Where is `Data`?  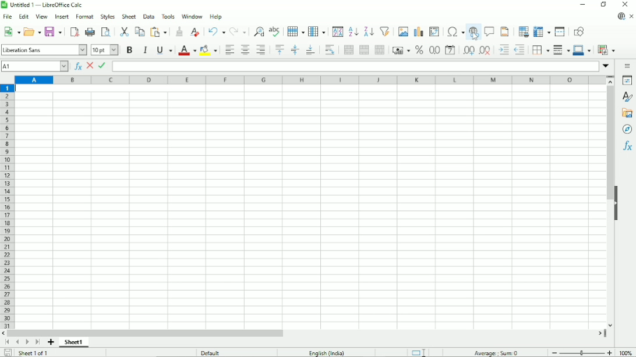
Data is located at coordinates (149, 16).